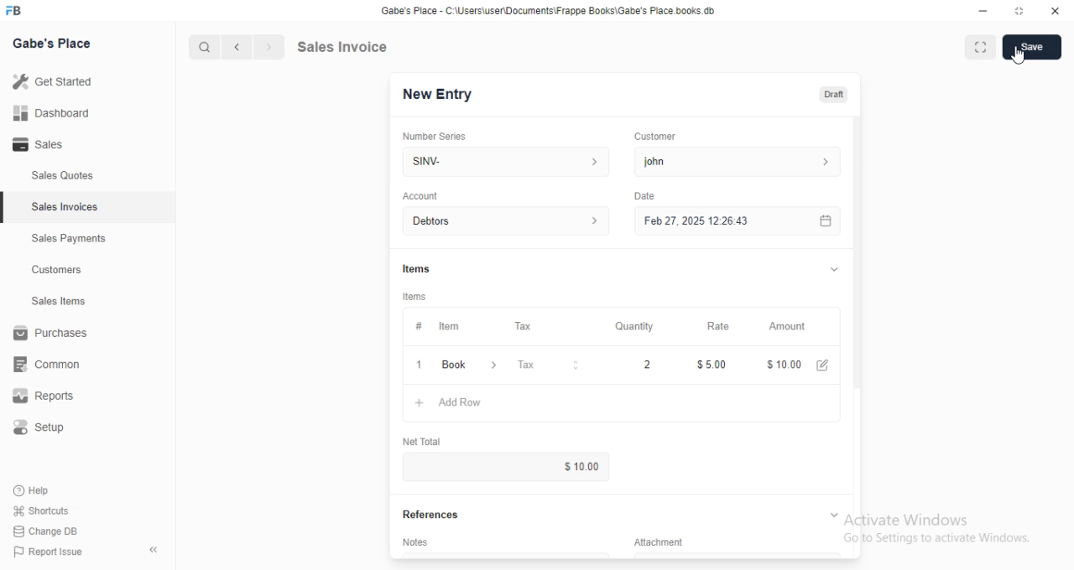  I want to click on Tax, so click(527, 325).